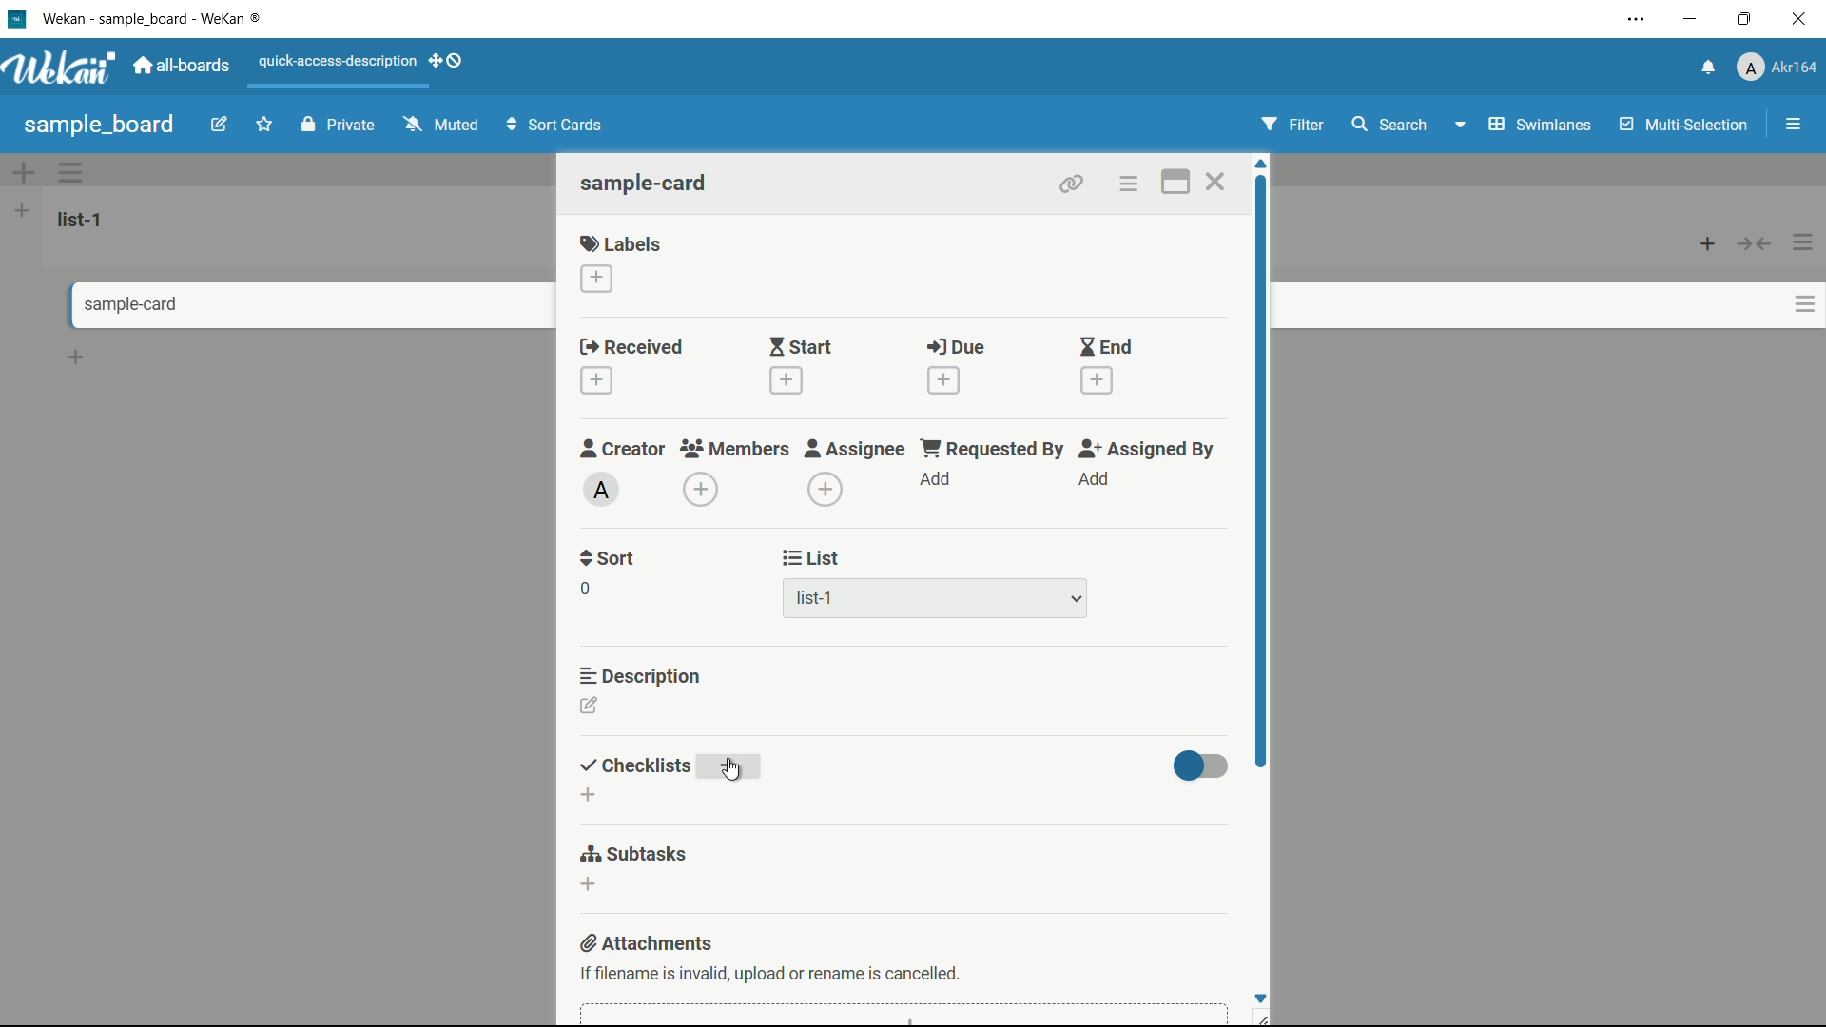 This screenshot has width=1826, height=1027. Describe the element at coordinates (1201, 765) in the screenshot. I see `toggle button` at that location.